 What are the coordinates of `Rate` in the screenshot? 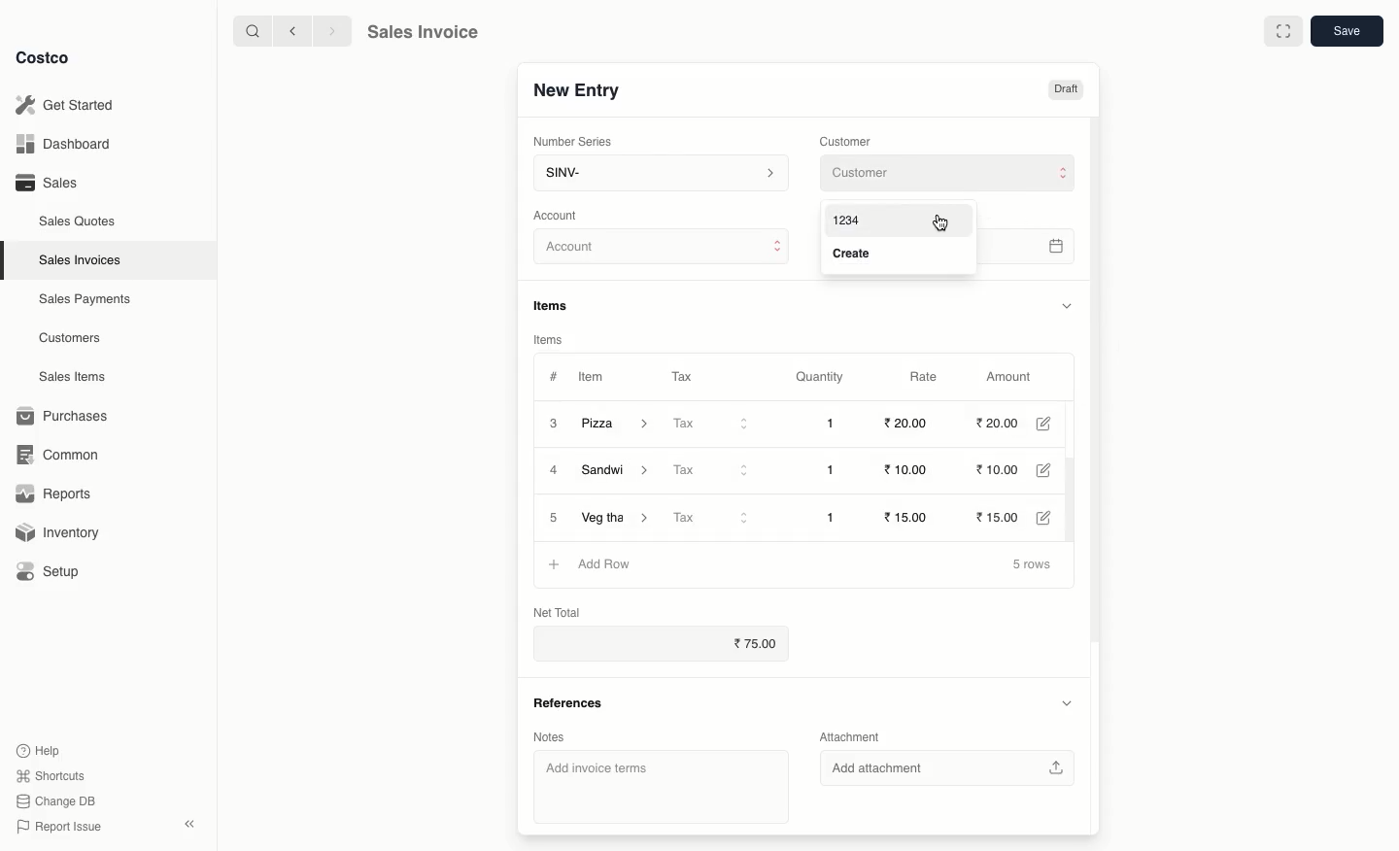 It's located at (926, 377).